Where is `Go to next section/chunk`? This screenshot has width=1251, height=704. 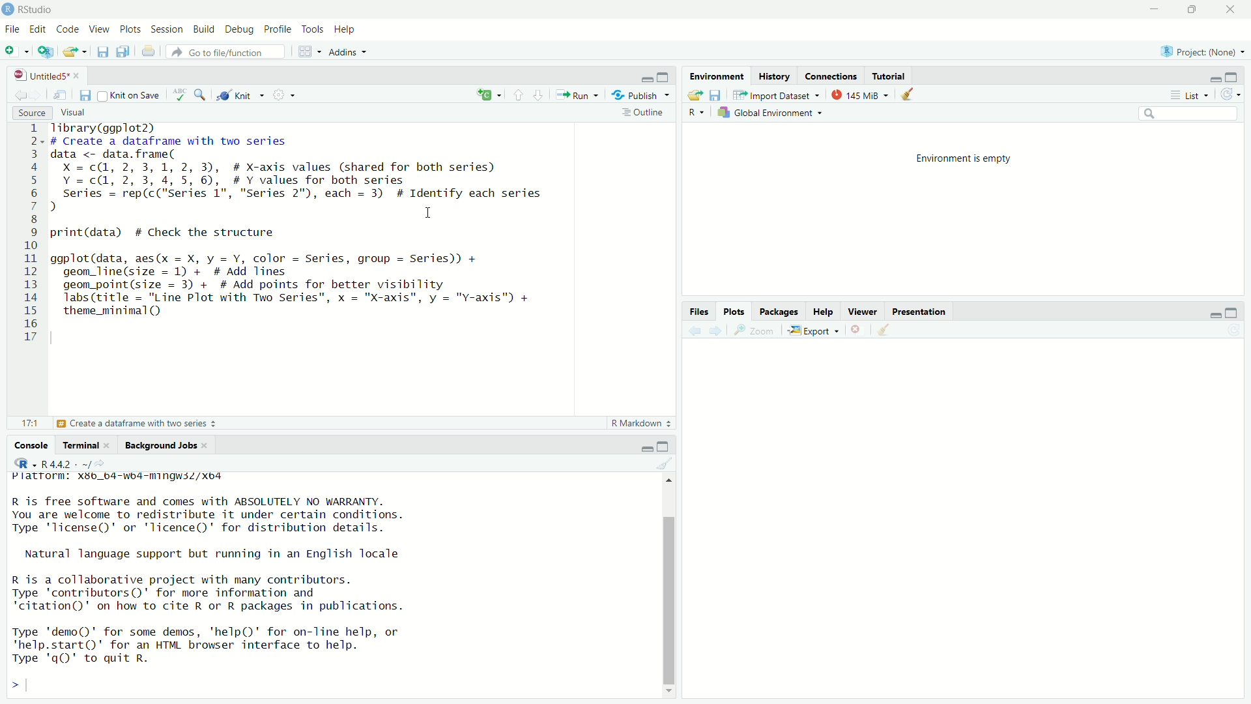 Go to next section/chunk is located at coordinates (540, 96).